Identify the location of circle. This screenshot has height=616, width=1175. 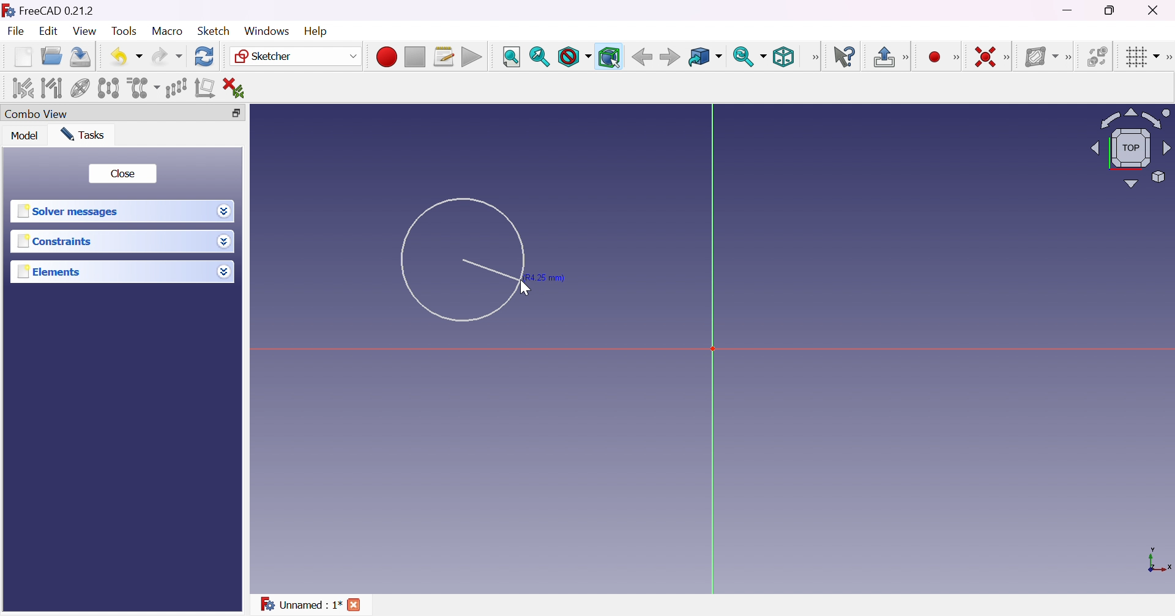
(463, 258).